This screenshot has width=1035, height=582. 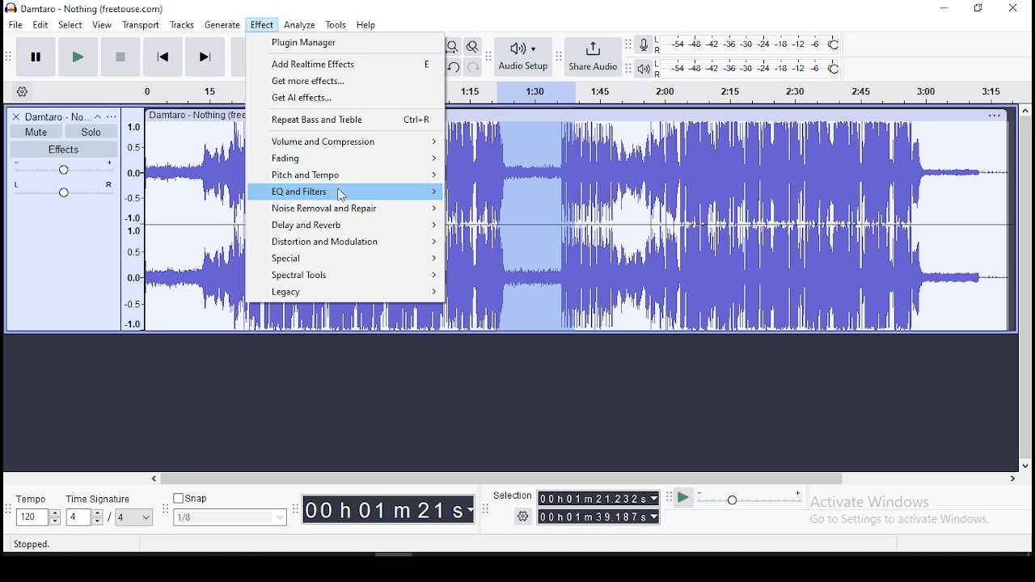 What do you see at coordinates (452, 67) in the screenshot?
I see `undo` at bounding box center [452, 67].